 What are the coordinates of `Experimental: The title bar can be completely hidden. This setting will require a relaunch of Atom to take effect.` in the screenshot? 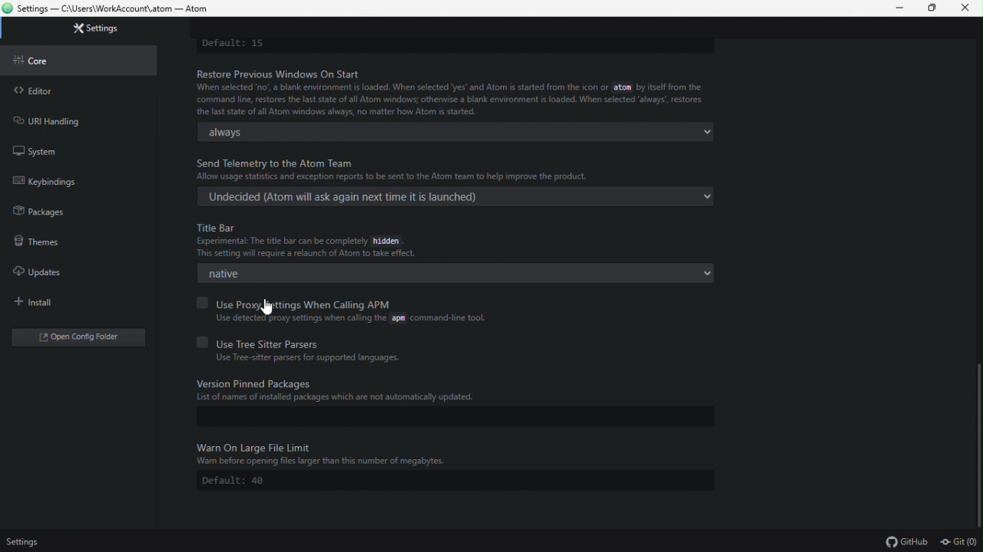 It's located at (309, 248).